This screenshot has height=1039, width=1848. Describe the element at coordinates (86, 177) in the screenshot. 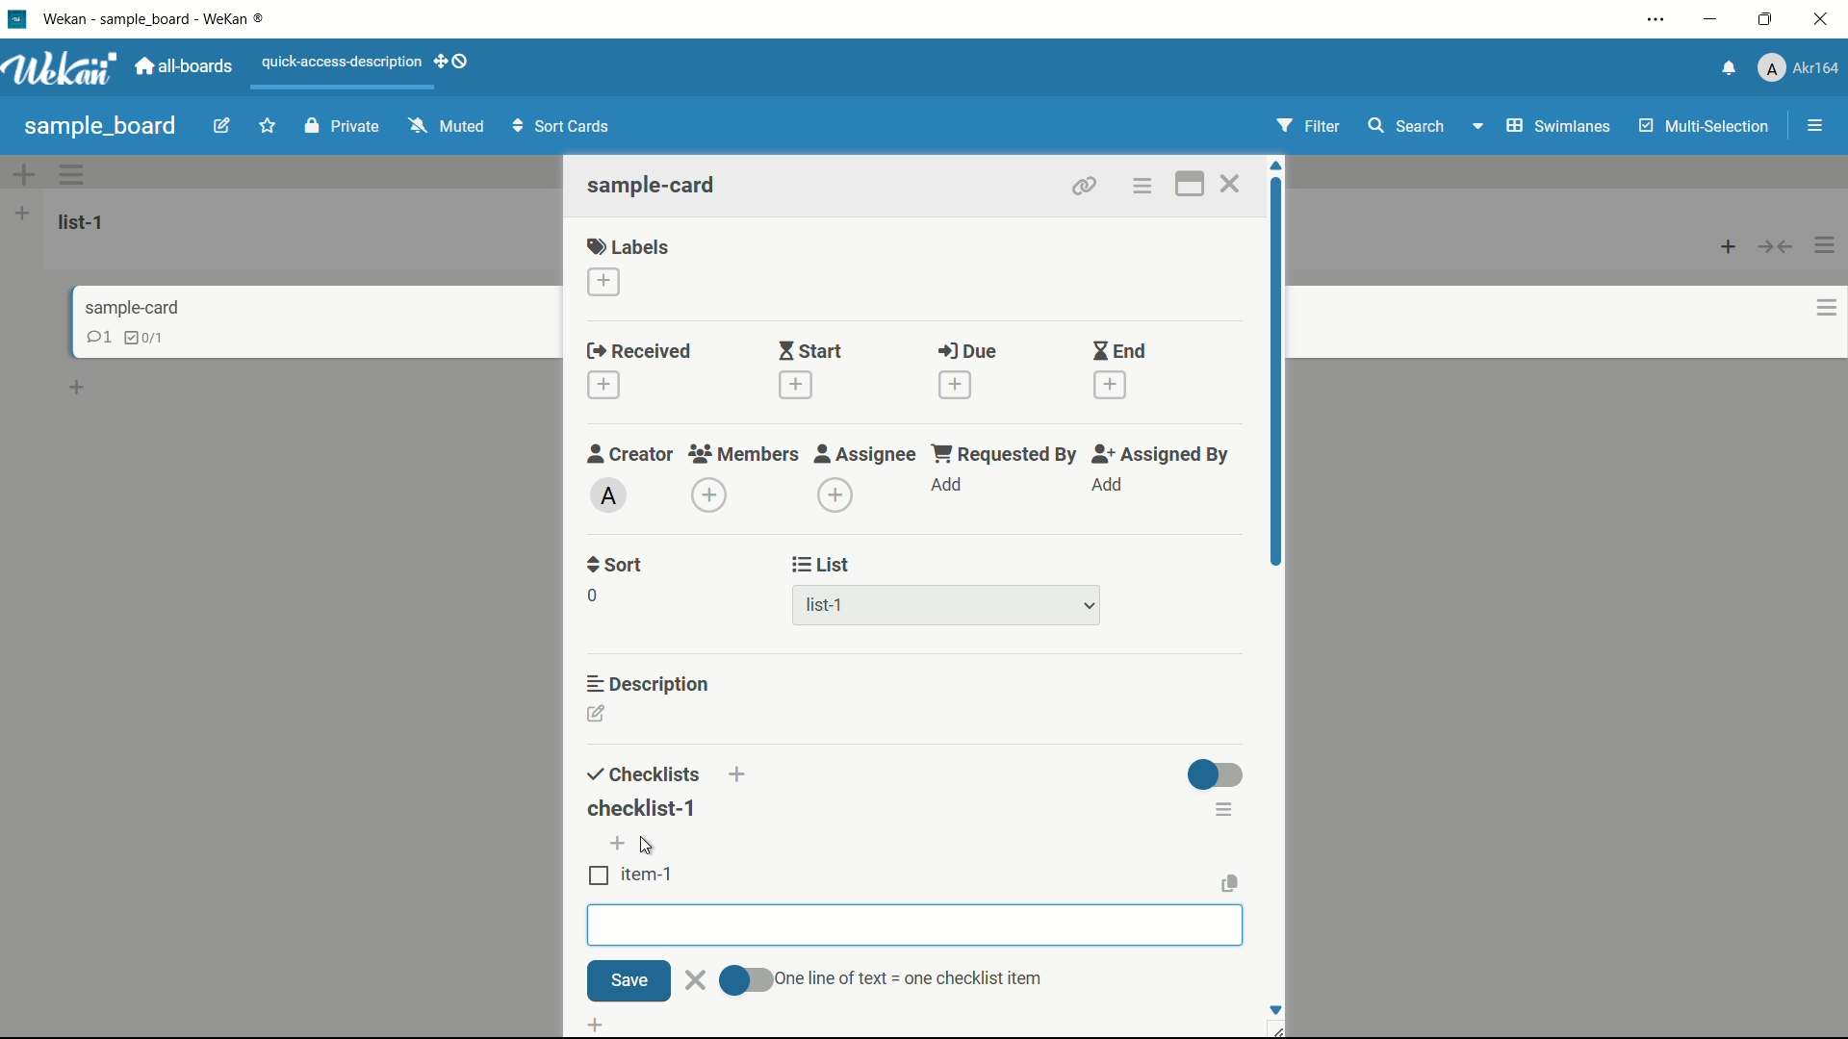

I see `options` at that location.